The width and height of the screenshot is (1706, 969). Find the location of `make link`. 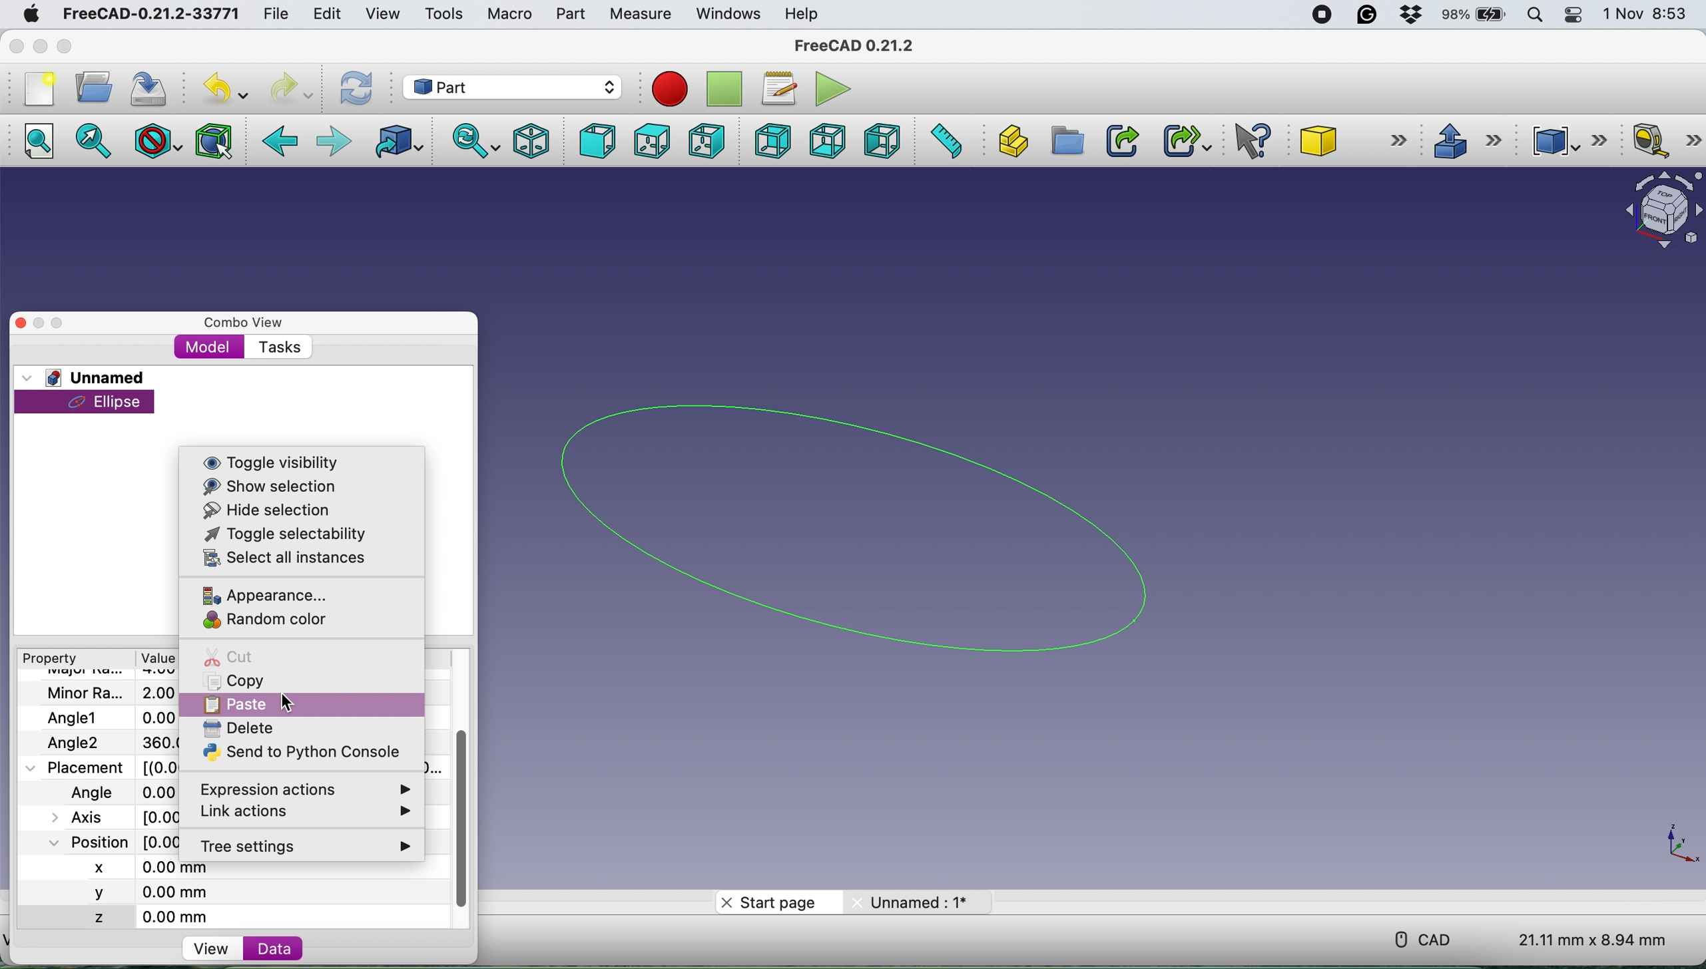

make link is located at coordinates (1119, 141).